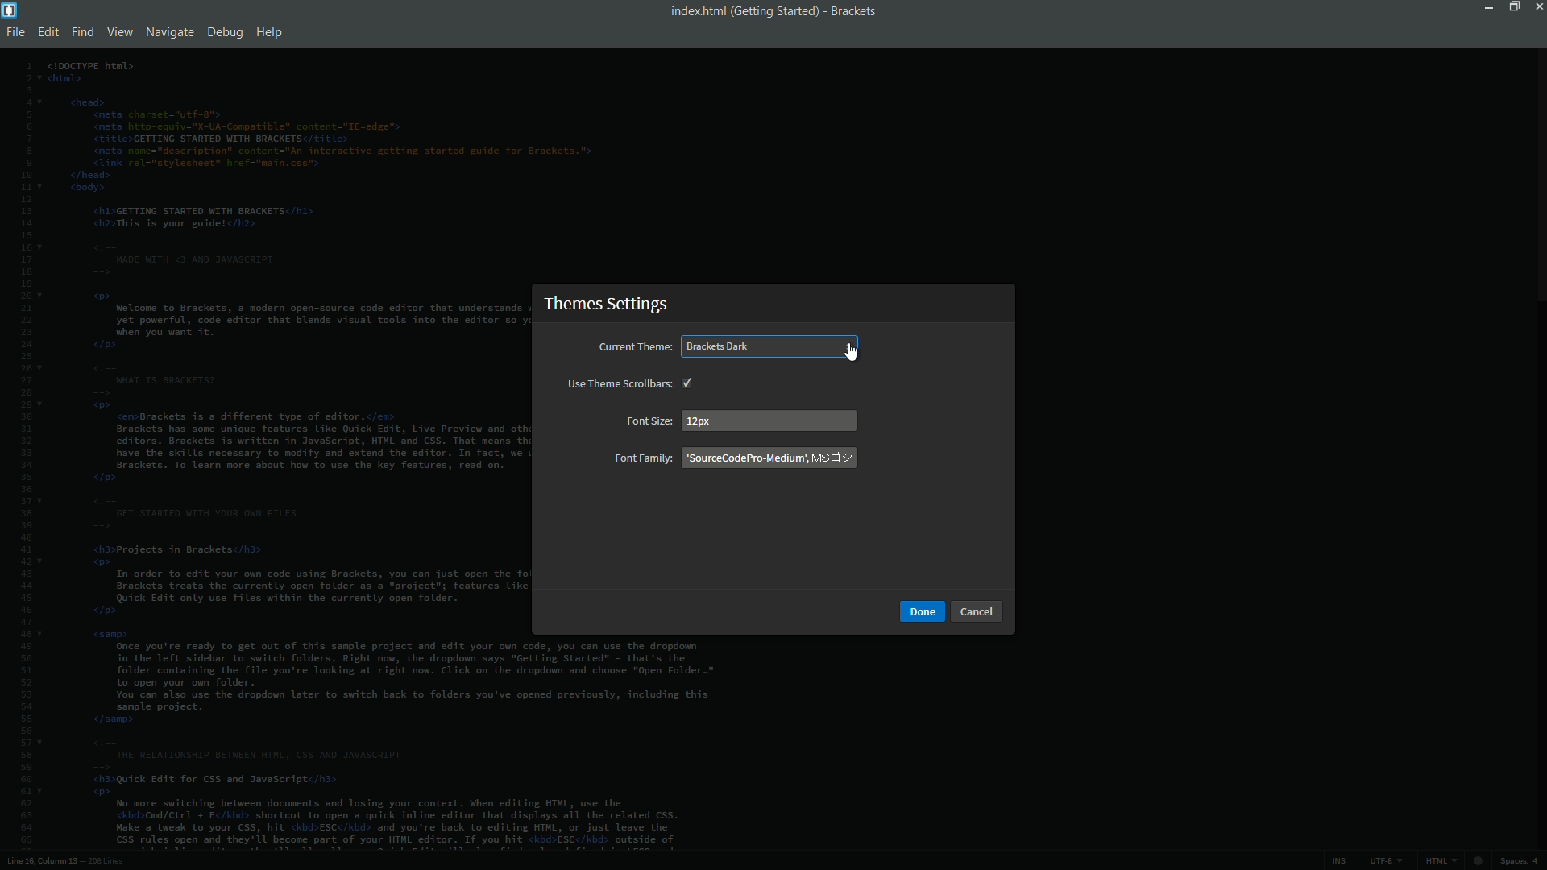 This screenshot has width=1547, height=870. What do you see at coordinates (1337, 862) in the screenshot?
I see `ins` at bounding box center [1337, 862].